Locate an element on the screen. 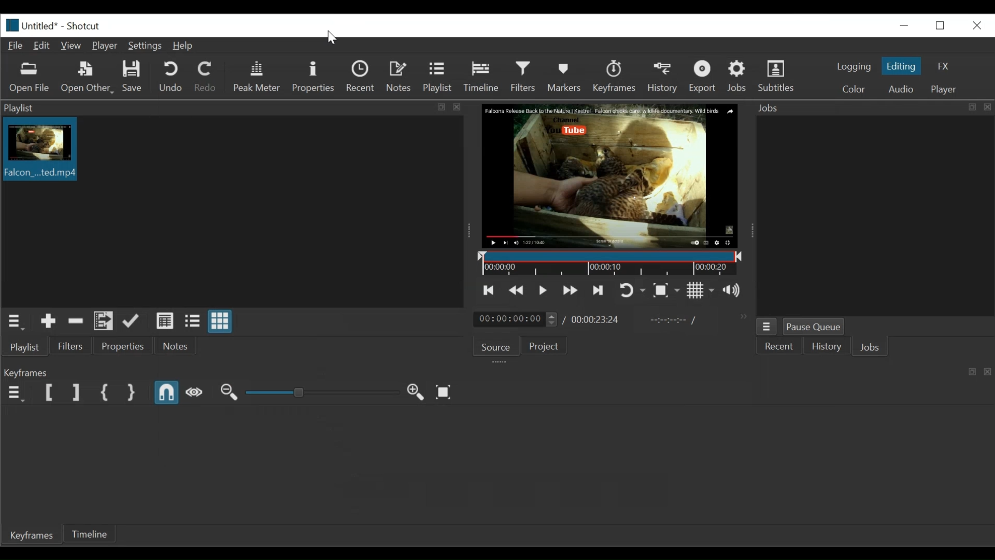  Jobs is located at coordinates (737, 77).